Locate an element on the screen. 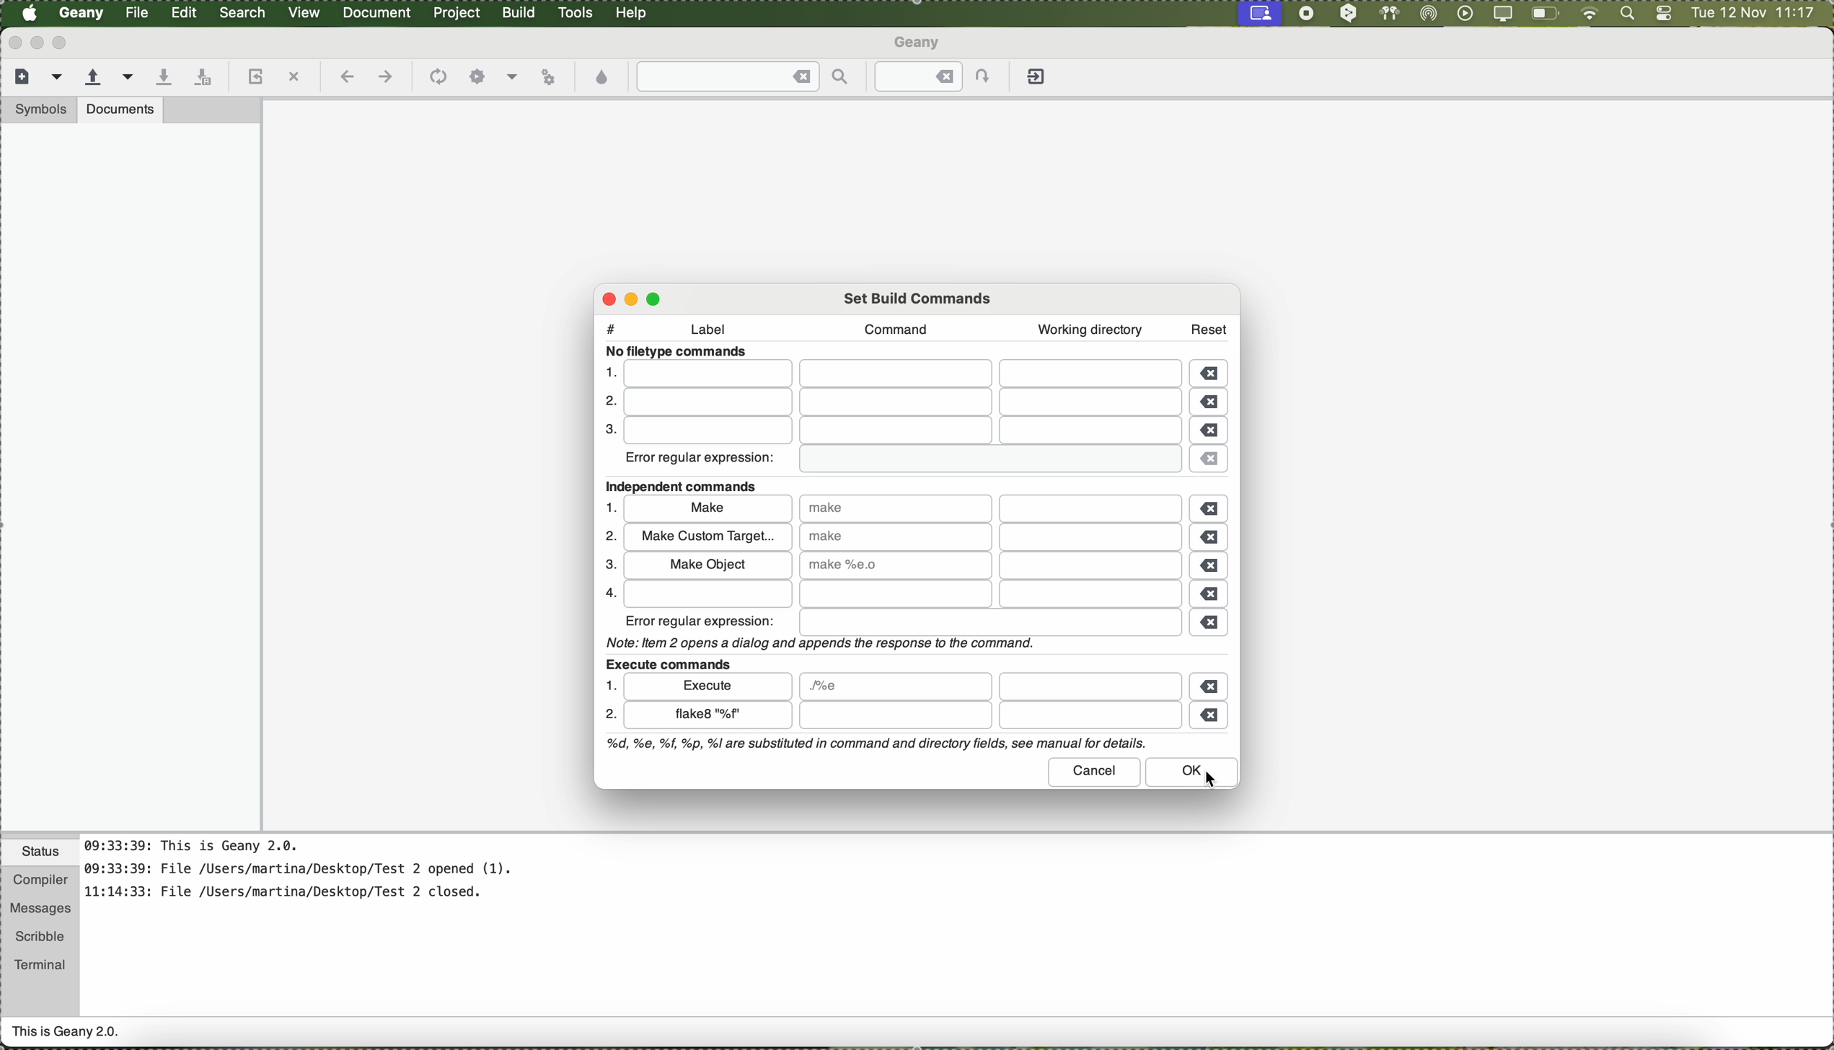 The width and height of the screenshot is (1834, 1050). stop recording is located at coordinates (1305, 13).